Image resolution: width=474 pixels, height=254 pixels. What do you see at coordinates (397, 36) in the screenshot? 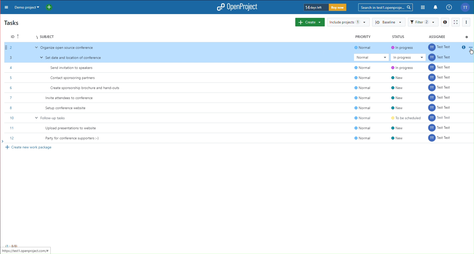
I see `Status` at bounding box center [397, 36].